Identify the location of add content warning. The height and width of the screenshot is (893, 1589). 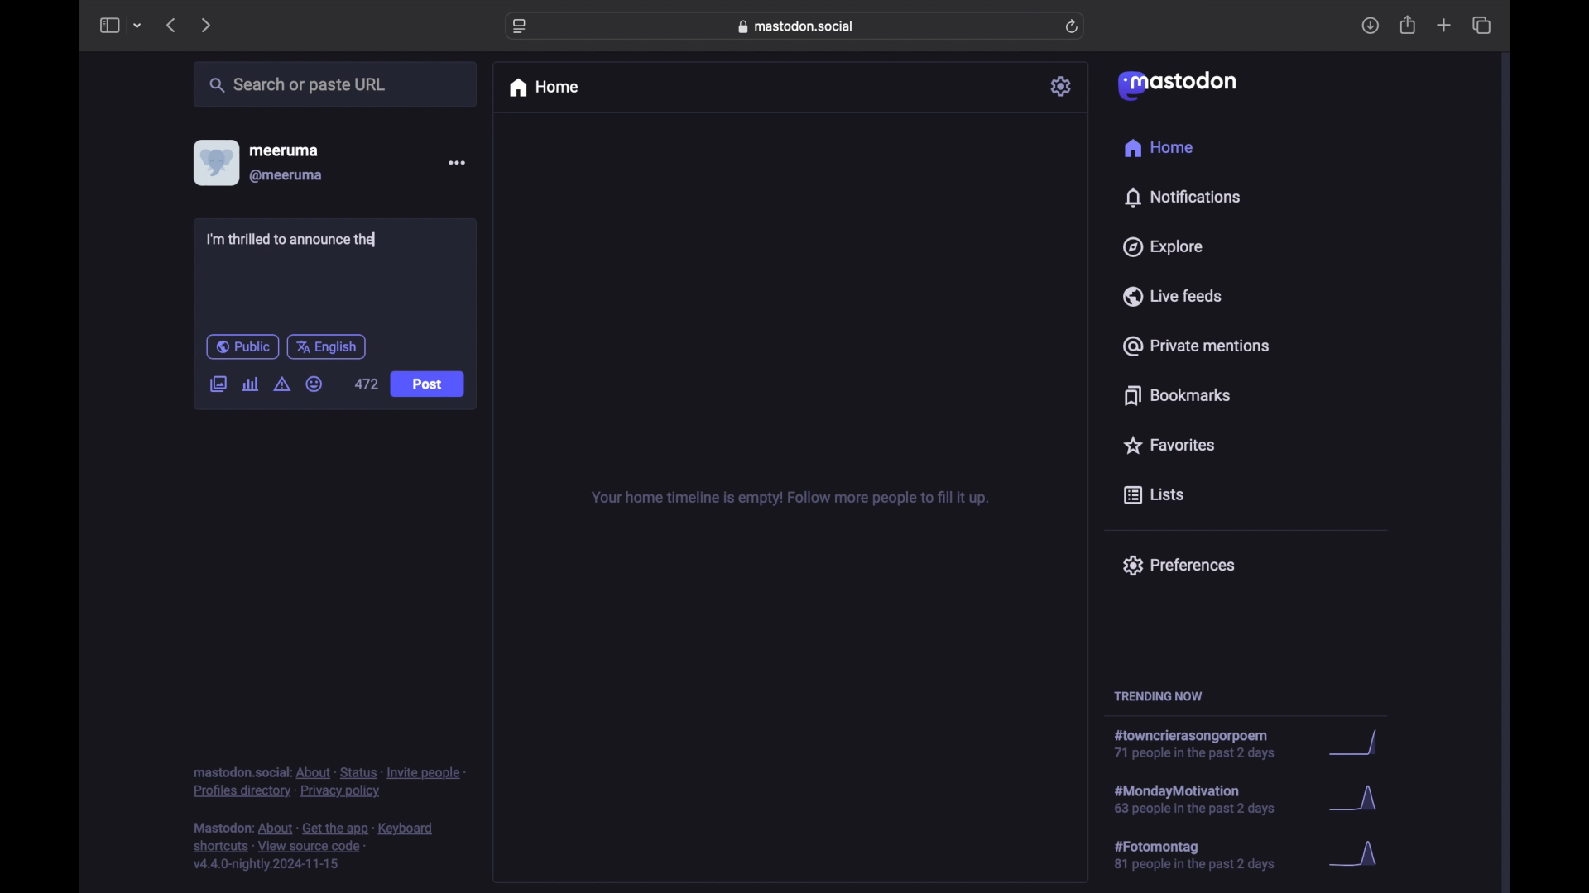
(284, 384).